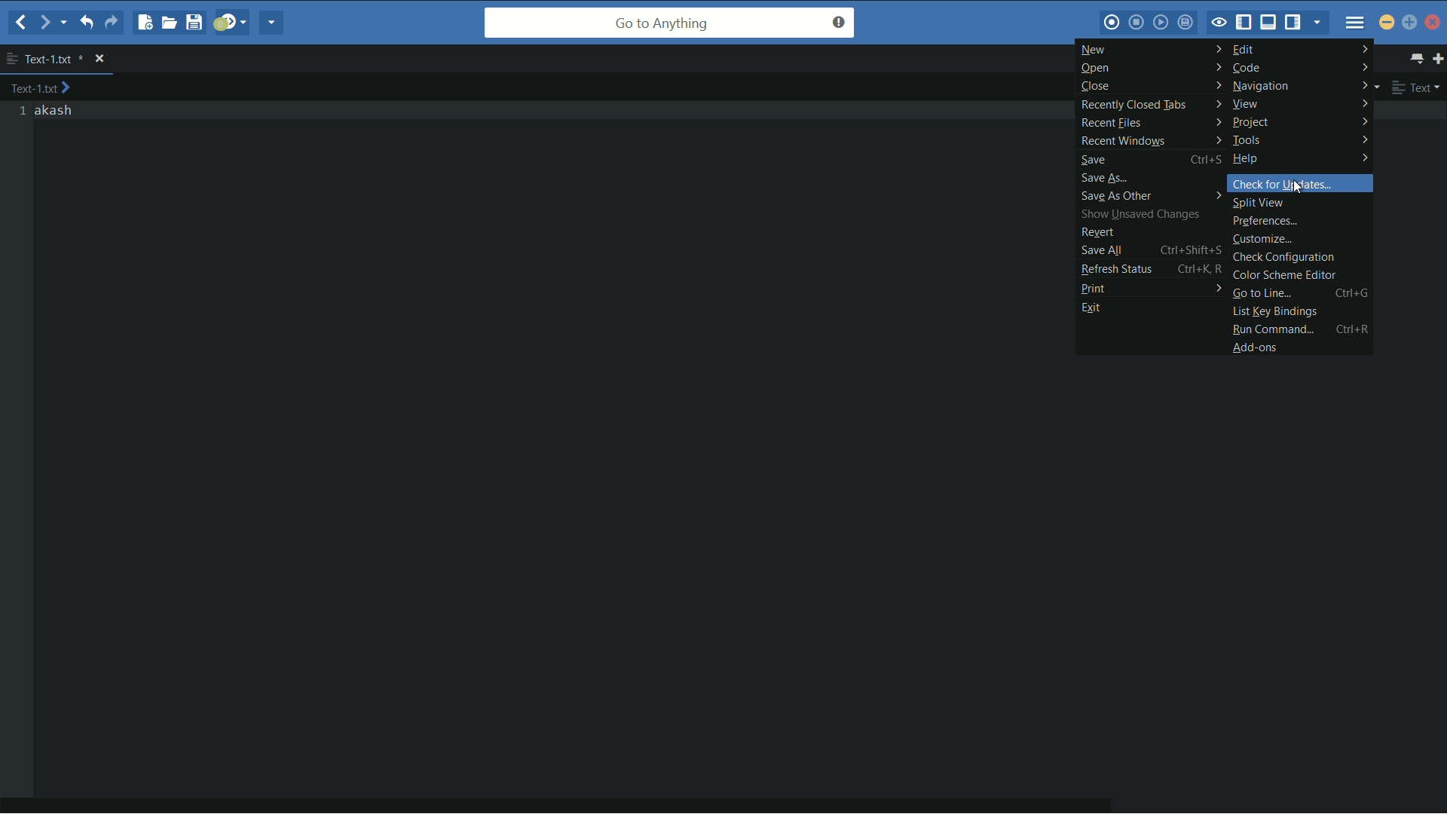 This screenshot has width=1447, height=814. I want to click on navigation, so click(1300, 86).